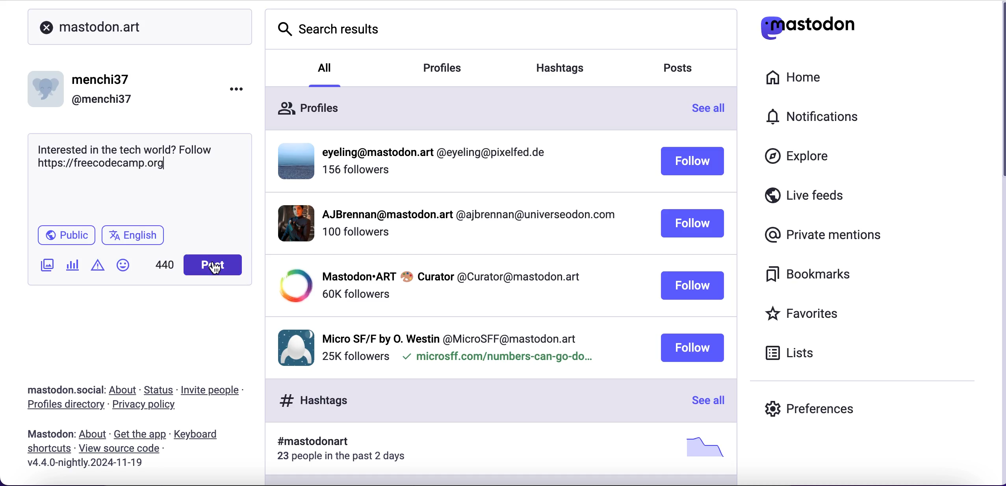  I want to click on about, so click(94, 434).